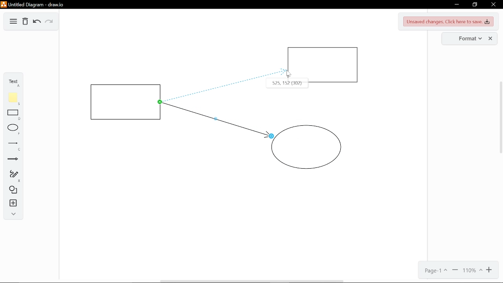 This screenshot has height=283, width=503. I want to click on Line, so click(13, 146).